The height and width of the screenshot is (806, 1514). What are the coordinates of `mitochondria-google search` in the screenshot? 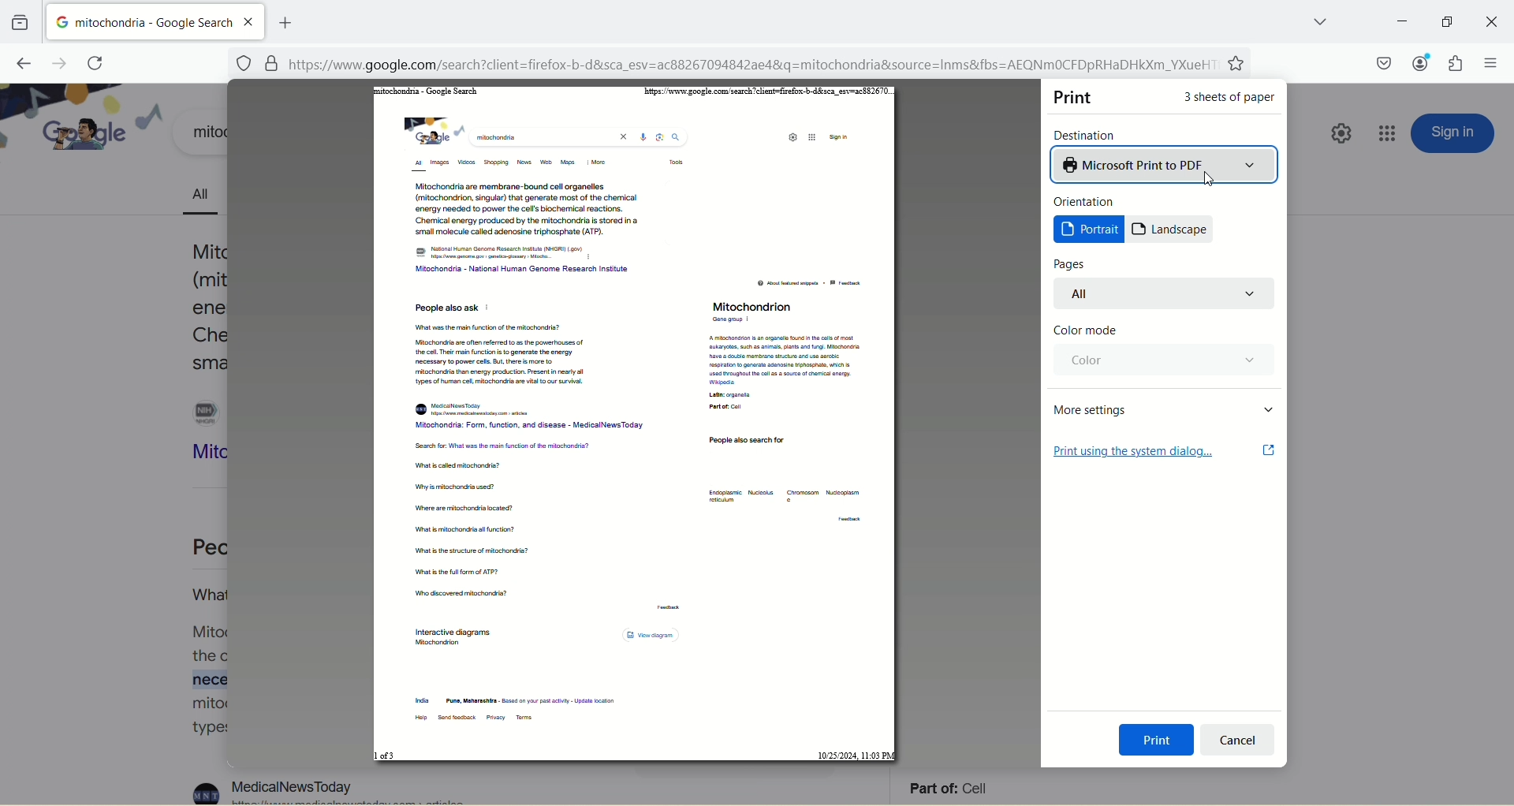 It's located at (139, 21).